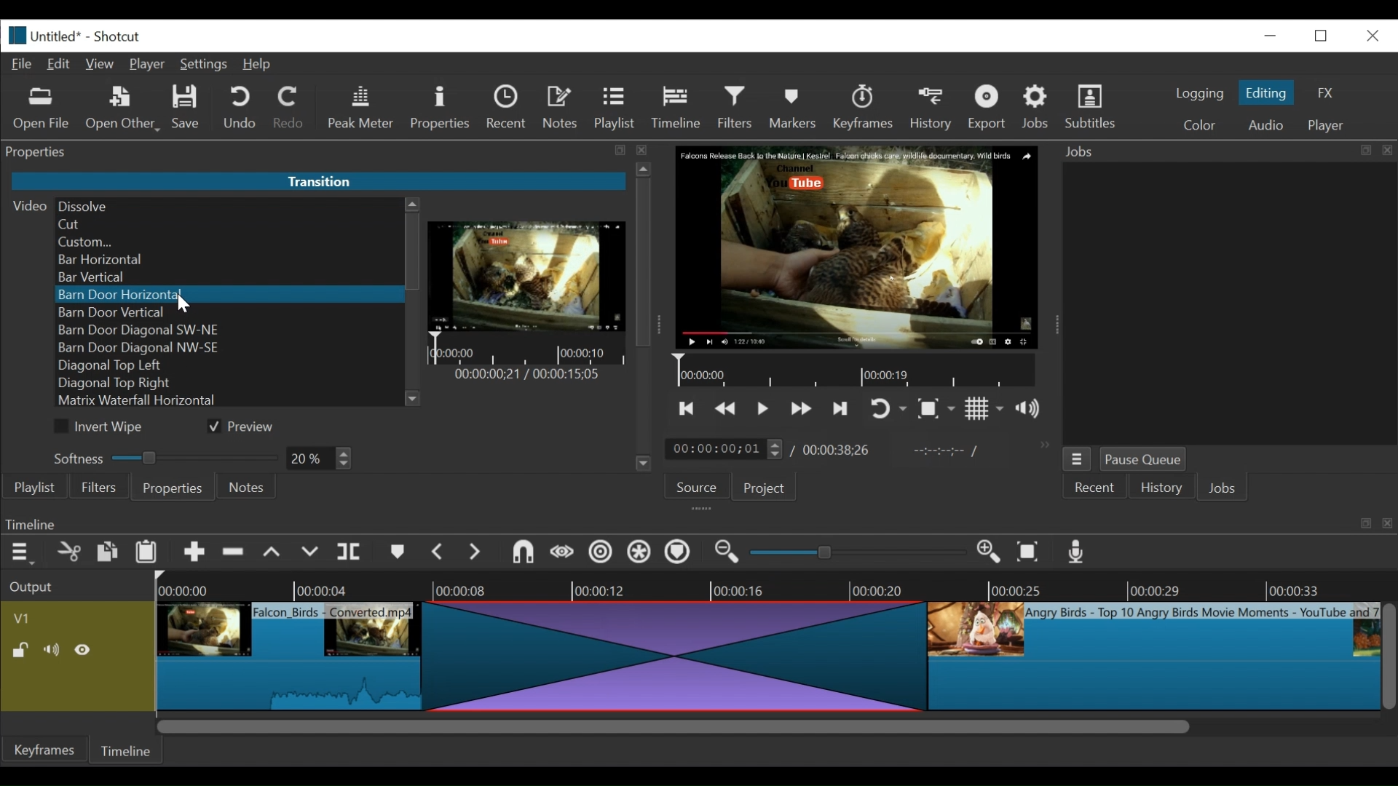 The width and height of the screenshot is (1398, 786). I want to click on Undo, so click(242, 108).